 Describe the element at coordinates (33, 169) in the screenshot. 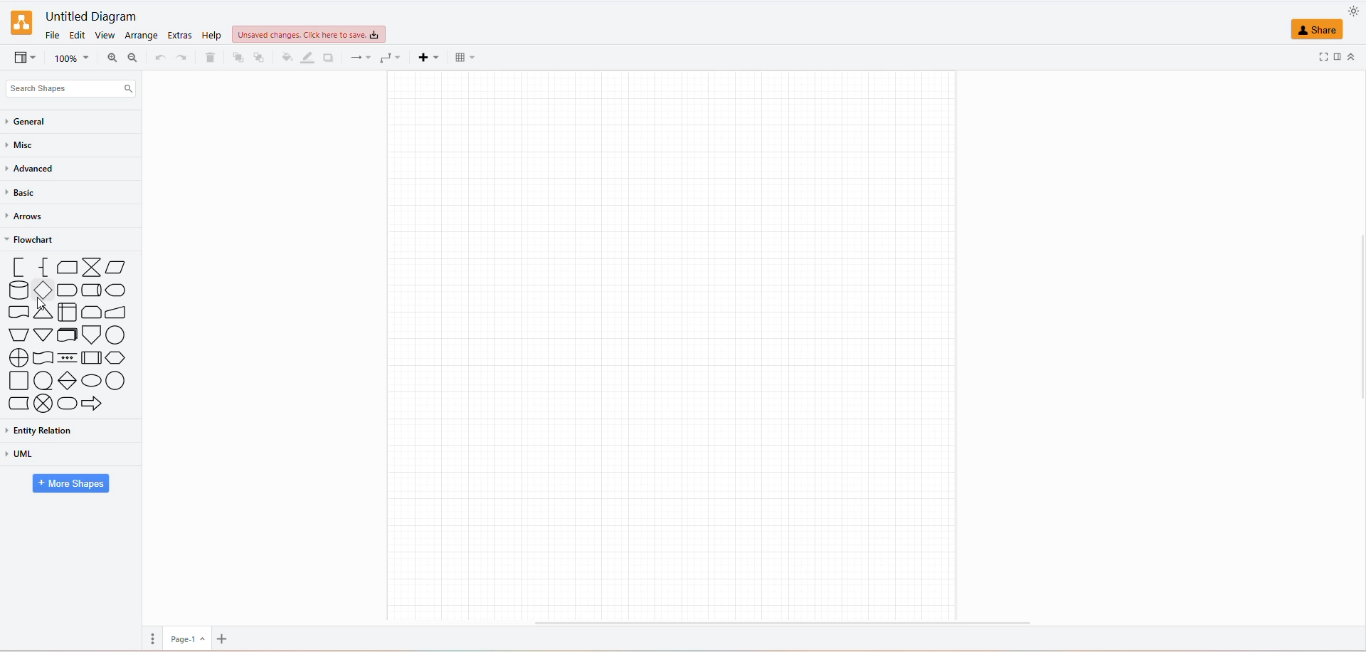

I see `ADVANCED` at that location.